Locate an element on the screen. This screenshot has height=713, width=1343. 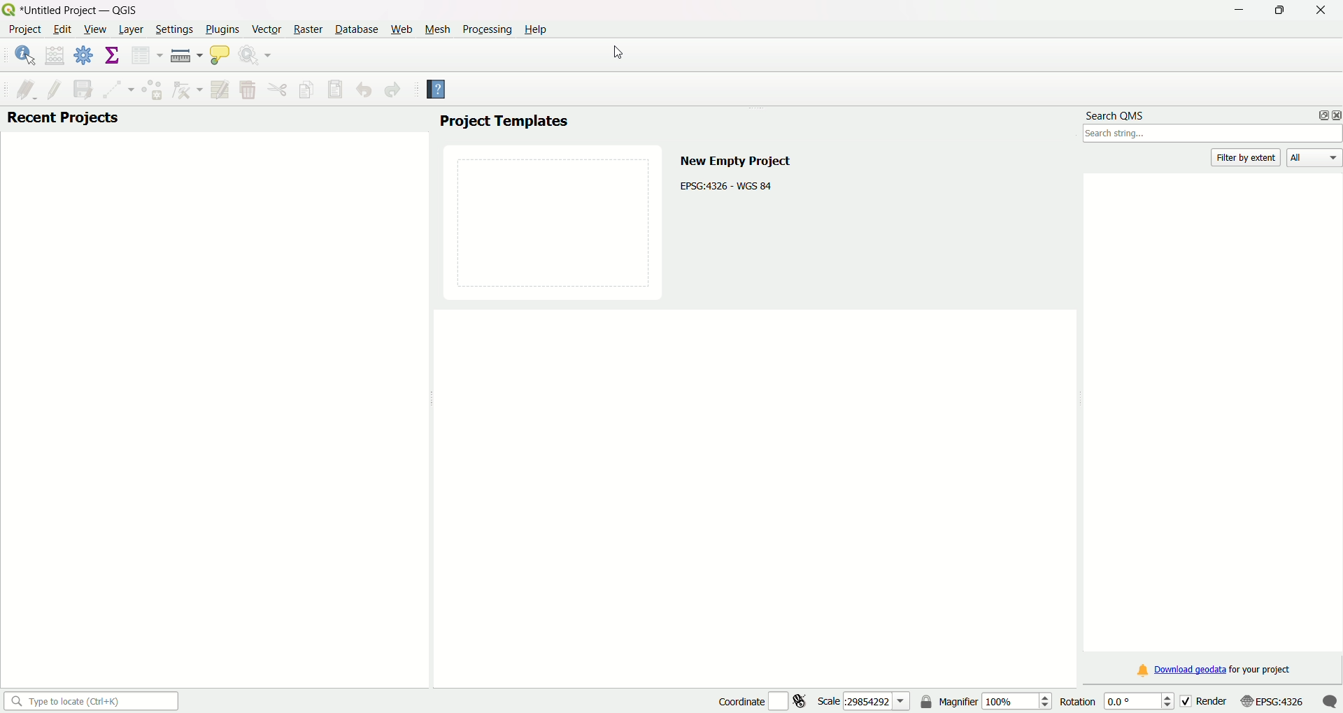
project templates is located at coordinates (503, 122).